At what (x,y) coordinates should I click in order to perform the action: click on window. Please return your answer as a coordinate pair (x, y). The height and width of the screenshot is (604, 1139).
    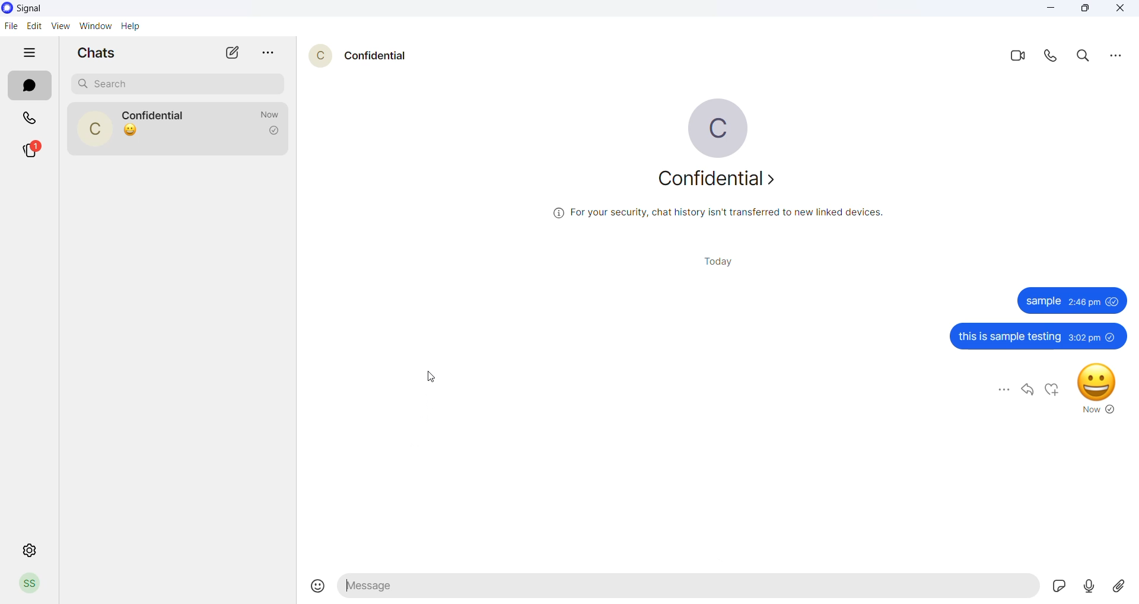
    Looking at the image, I should click on (96, 26).